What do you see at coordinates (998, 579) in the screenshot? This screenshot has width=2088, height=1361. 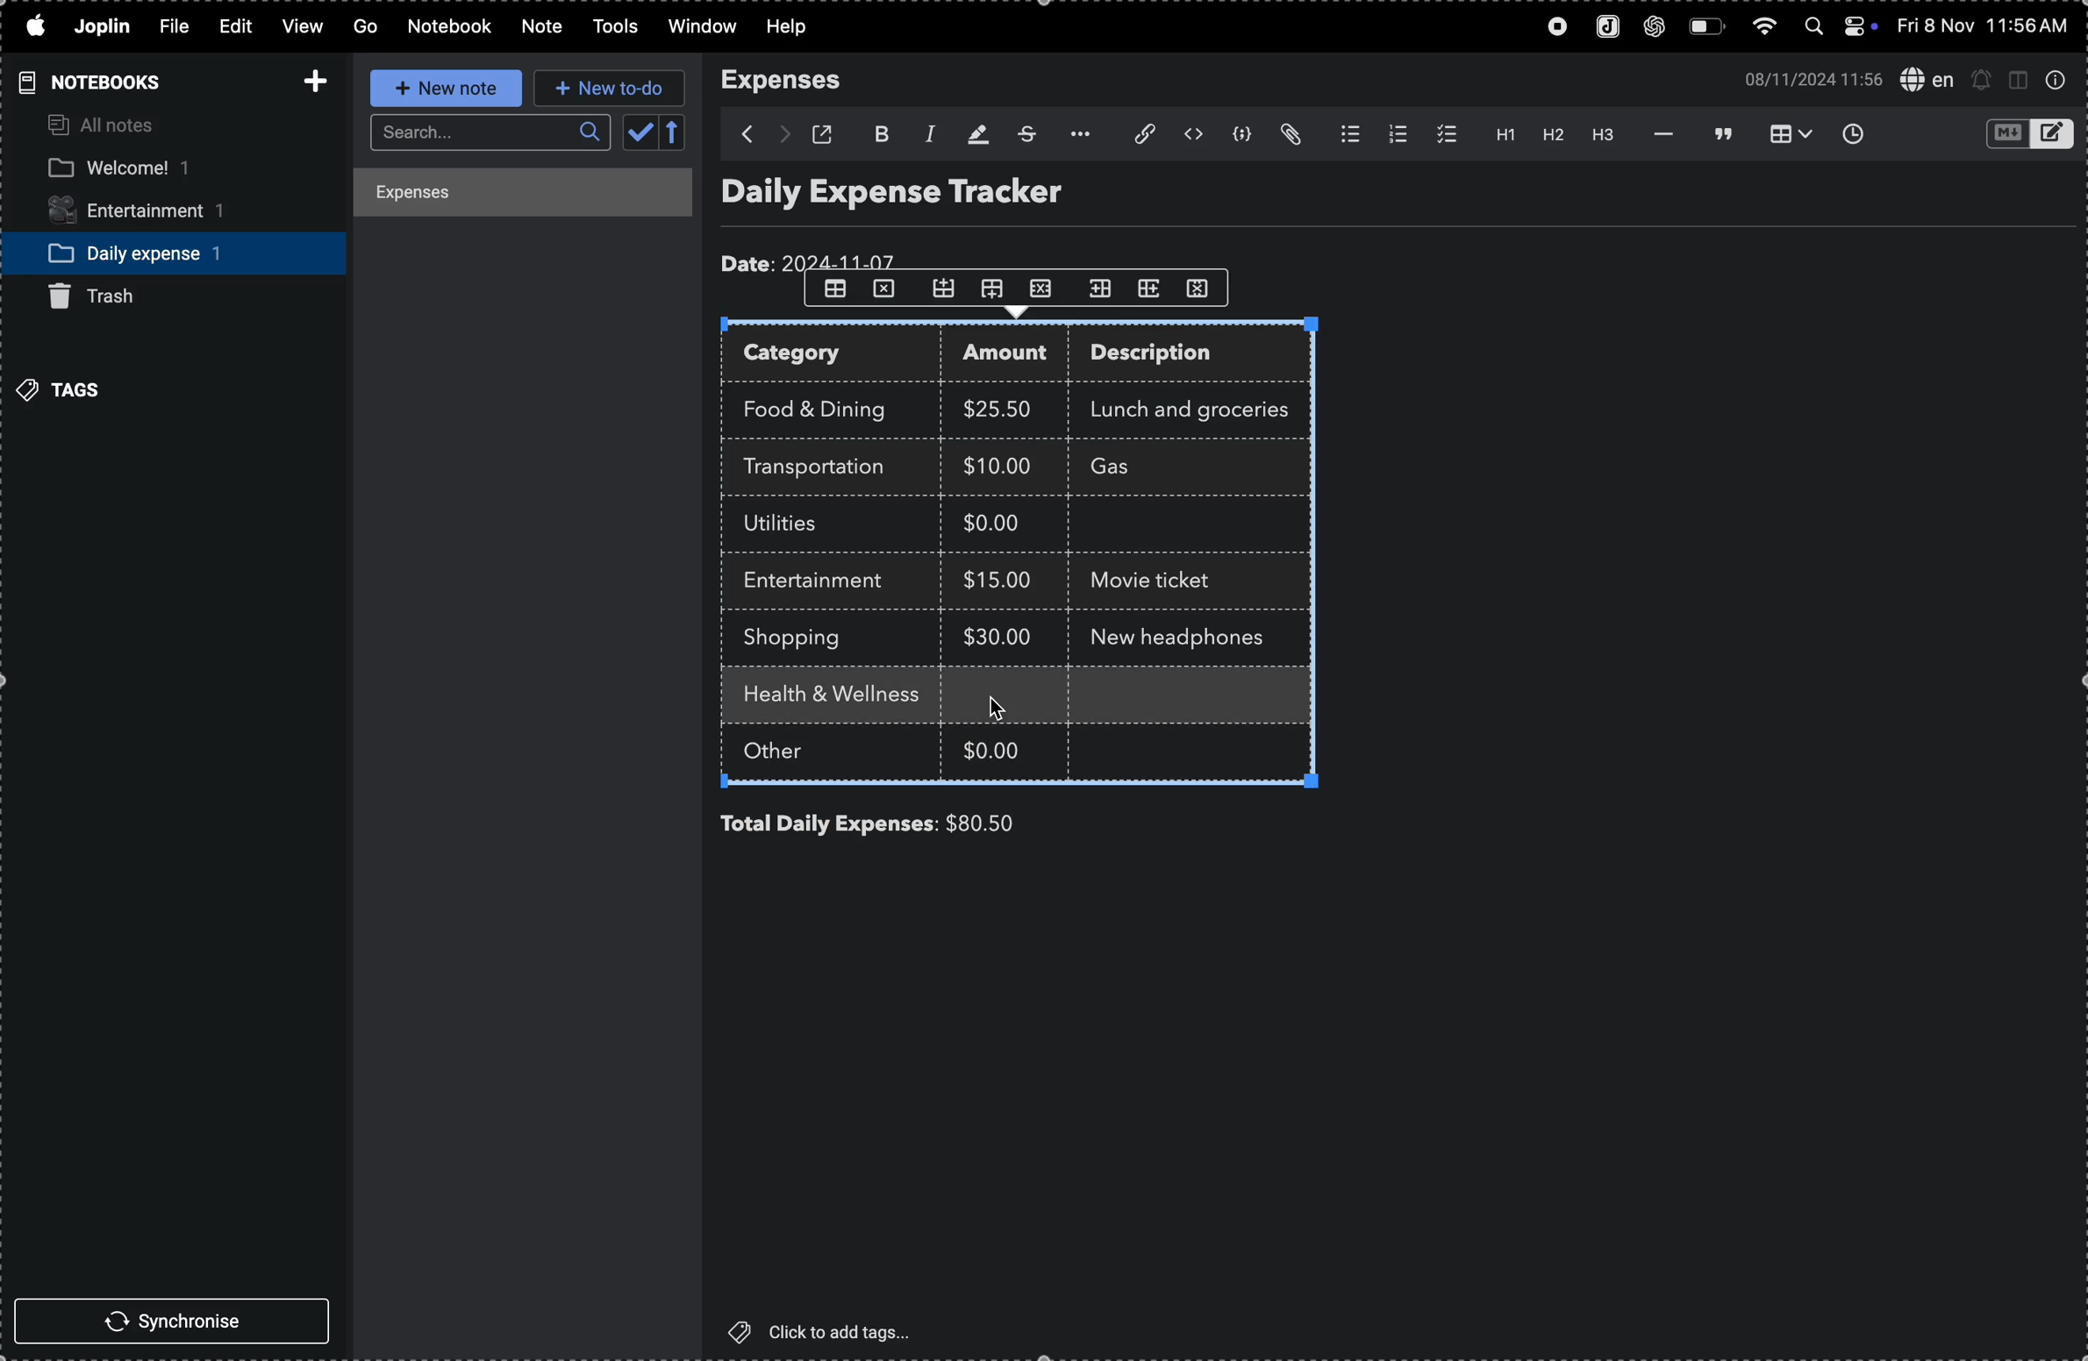 I see `$15.00` at bounding box center [998, 579].